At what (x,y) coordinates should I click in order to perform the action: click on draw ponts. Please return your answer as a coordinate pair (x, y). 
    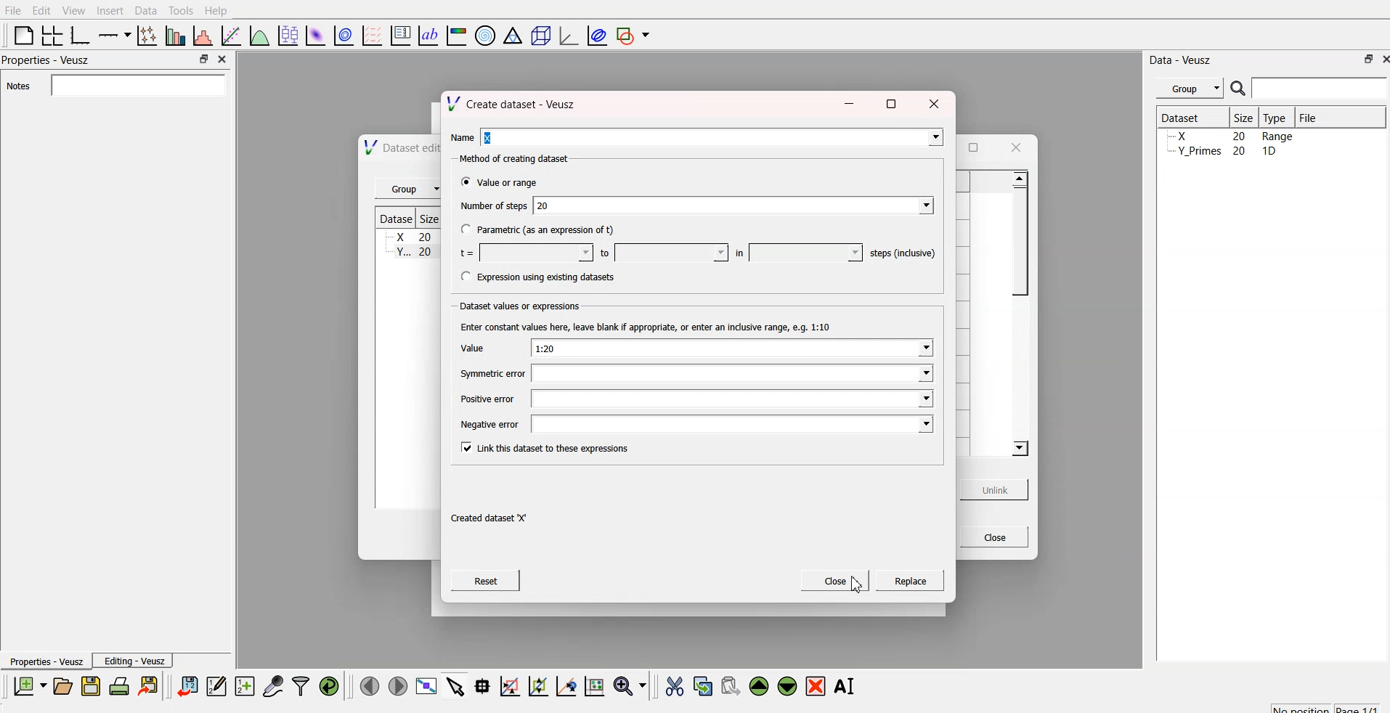
    Looking at the image, I should click on (537, 686).